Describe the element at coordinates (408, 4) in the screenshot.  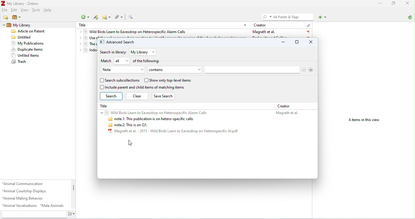
I see `close` at that location.